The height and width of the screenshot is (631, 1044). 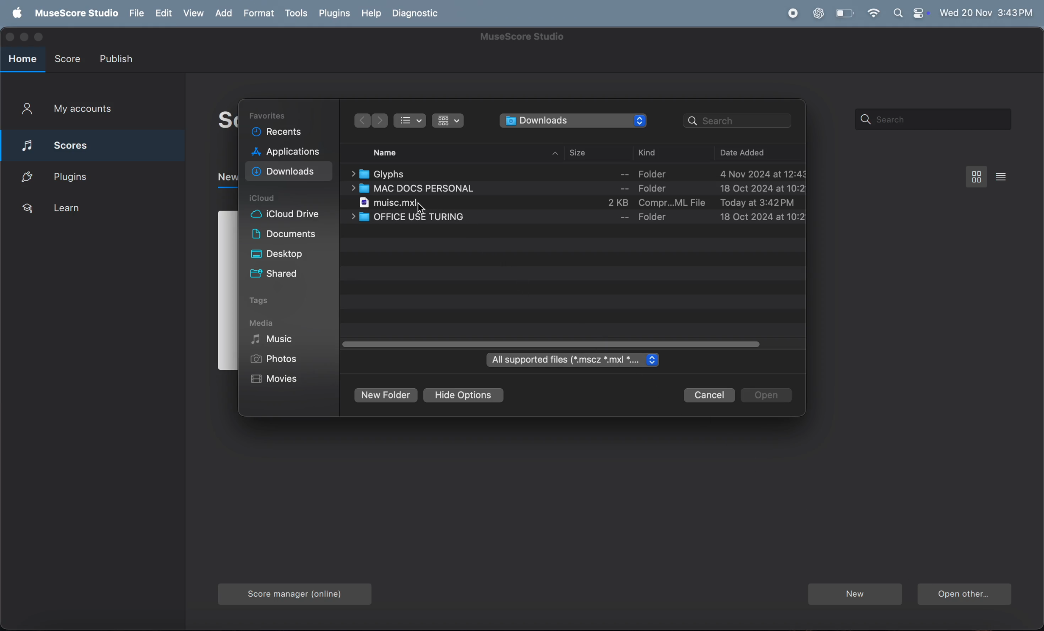 What do you see at coordinates (283, 379) in the screenshot?
I see `movies` at bounding box center [283, 379].